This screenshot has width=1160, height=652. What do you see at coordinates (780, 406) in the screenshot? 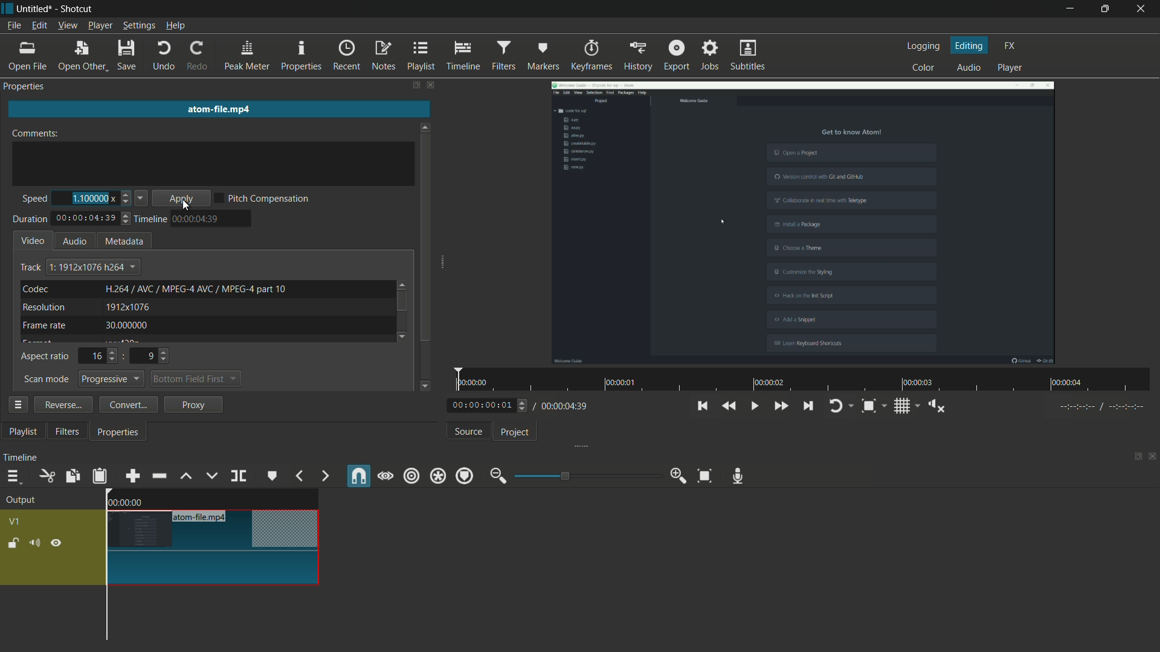
I see `quickly play forward` at bounding box center [780, 406].